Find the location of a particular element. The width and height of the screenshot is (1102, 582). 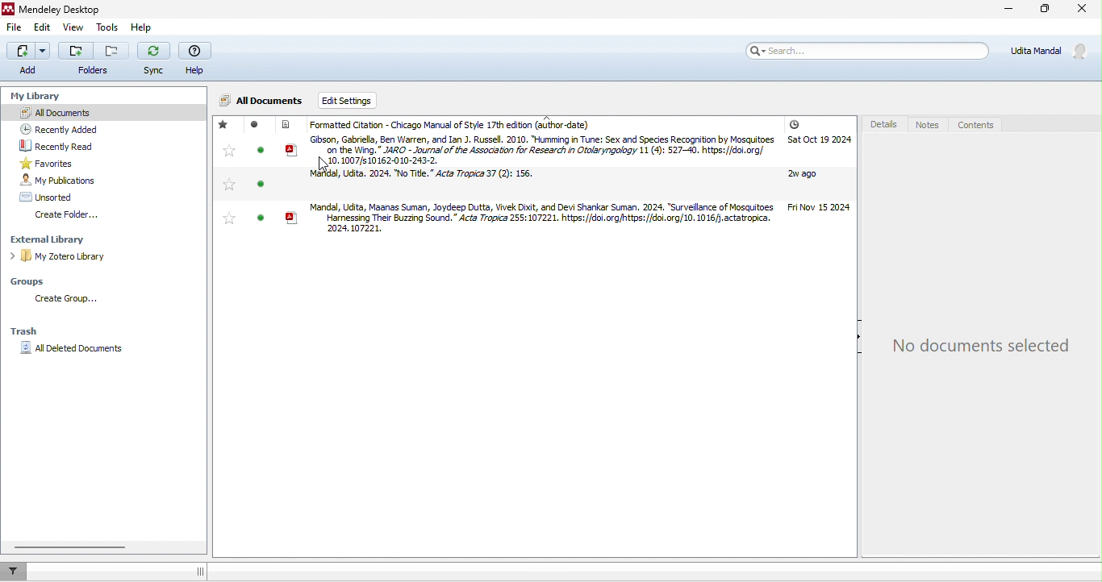

recently read is located at coordinates (65, 145).